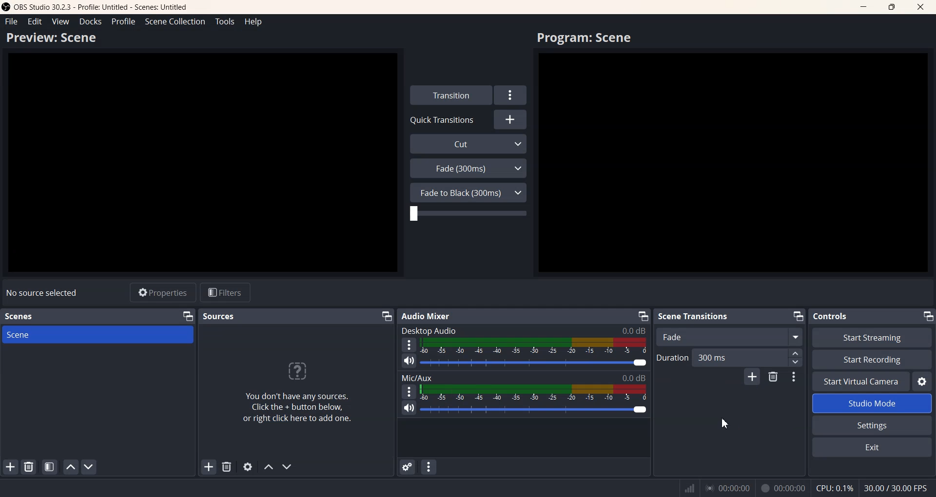  Describe the element at coordinates (124, 21) in the screenshot. I see `Profile` at that location.